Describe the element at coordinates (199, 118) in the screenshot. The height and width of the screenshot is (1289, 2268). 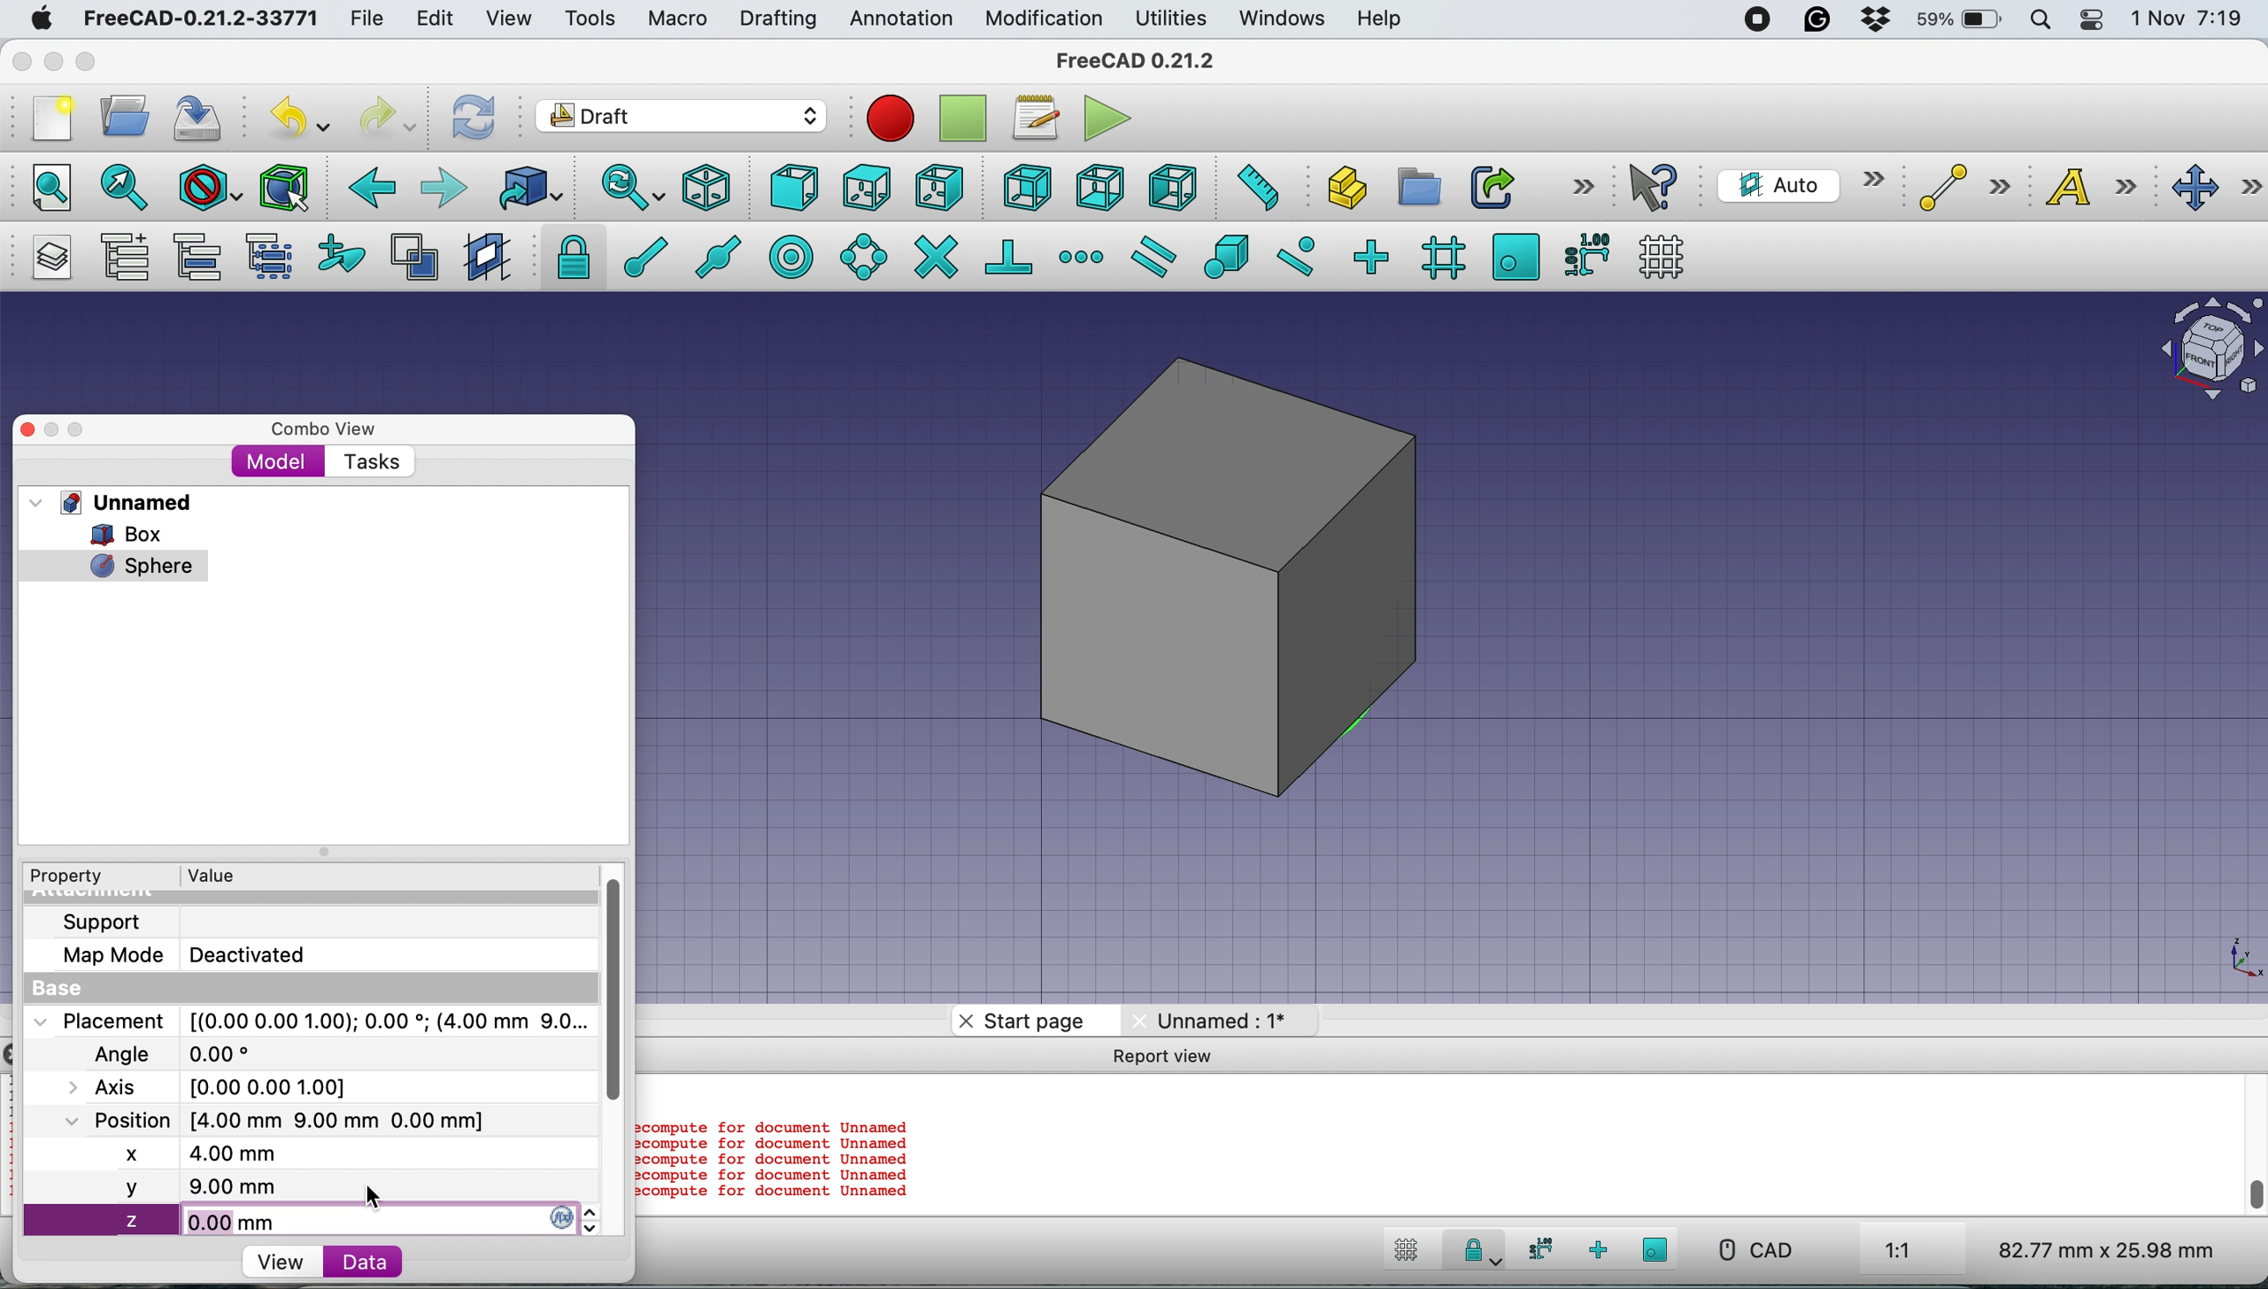
I see `save` at that location.